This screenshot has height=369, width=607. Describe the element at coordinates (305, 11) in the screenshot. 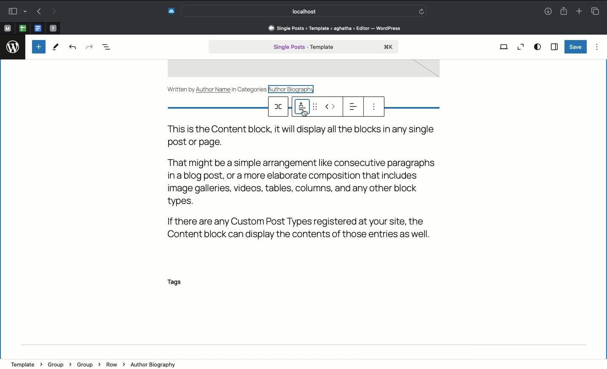

I see `Search bar` at that location.